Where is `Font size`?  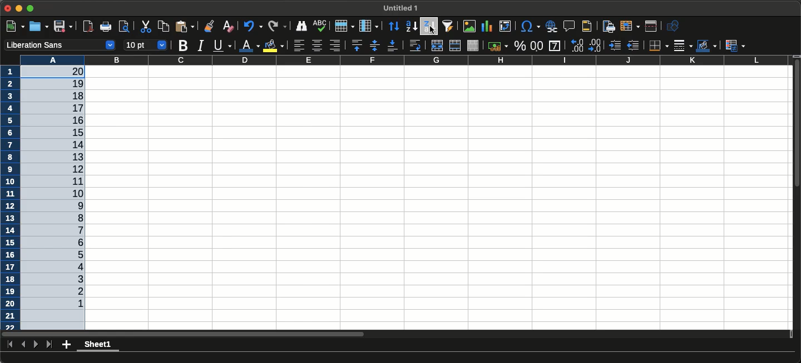 Font size is located at coordinates (145, 46).